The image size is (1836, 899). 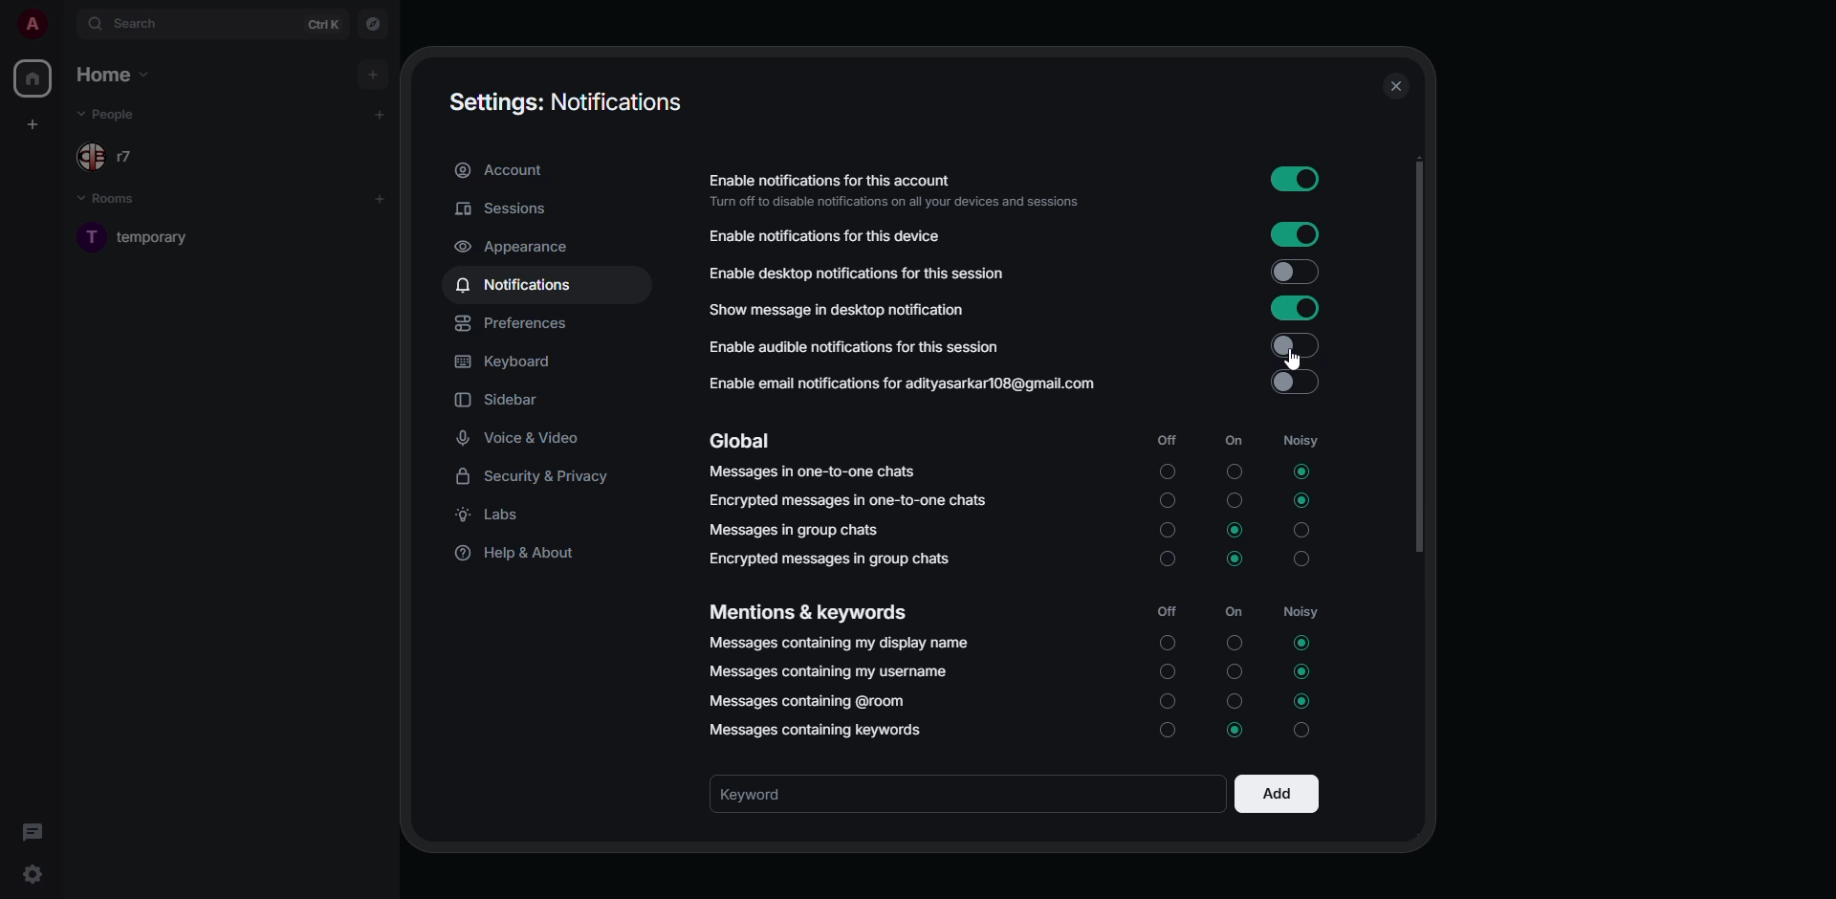 I want to click on show message in desktop notification, so click(x=838, y=308).